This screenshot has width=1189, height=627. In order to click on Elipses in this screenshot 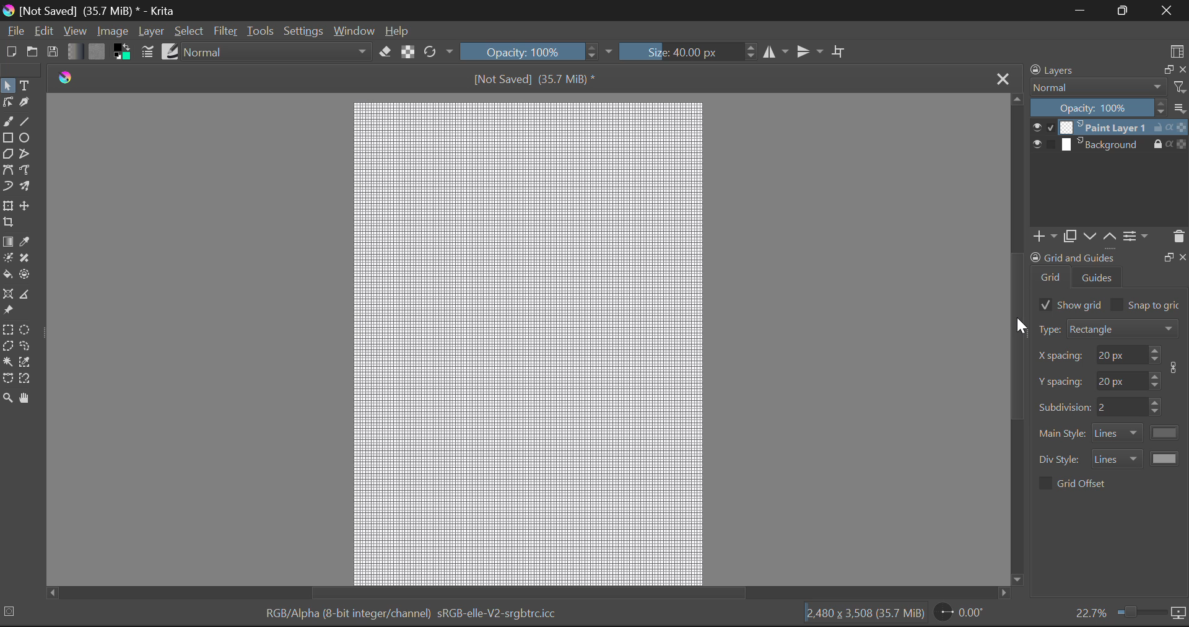, I will do `click(25, 138)`.